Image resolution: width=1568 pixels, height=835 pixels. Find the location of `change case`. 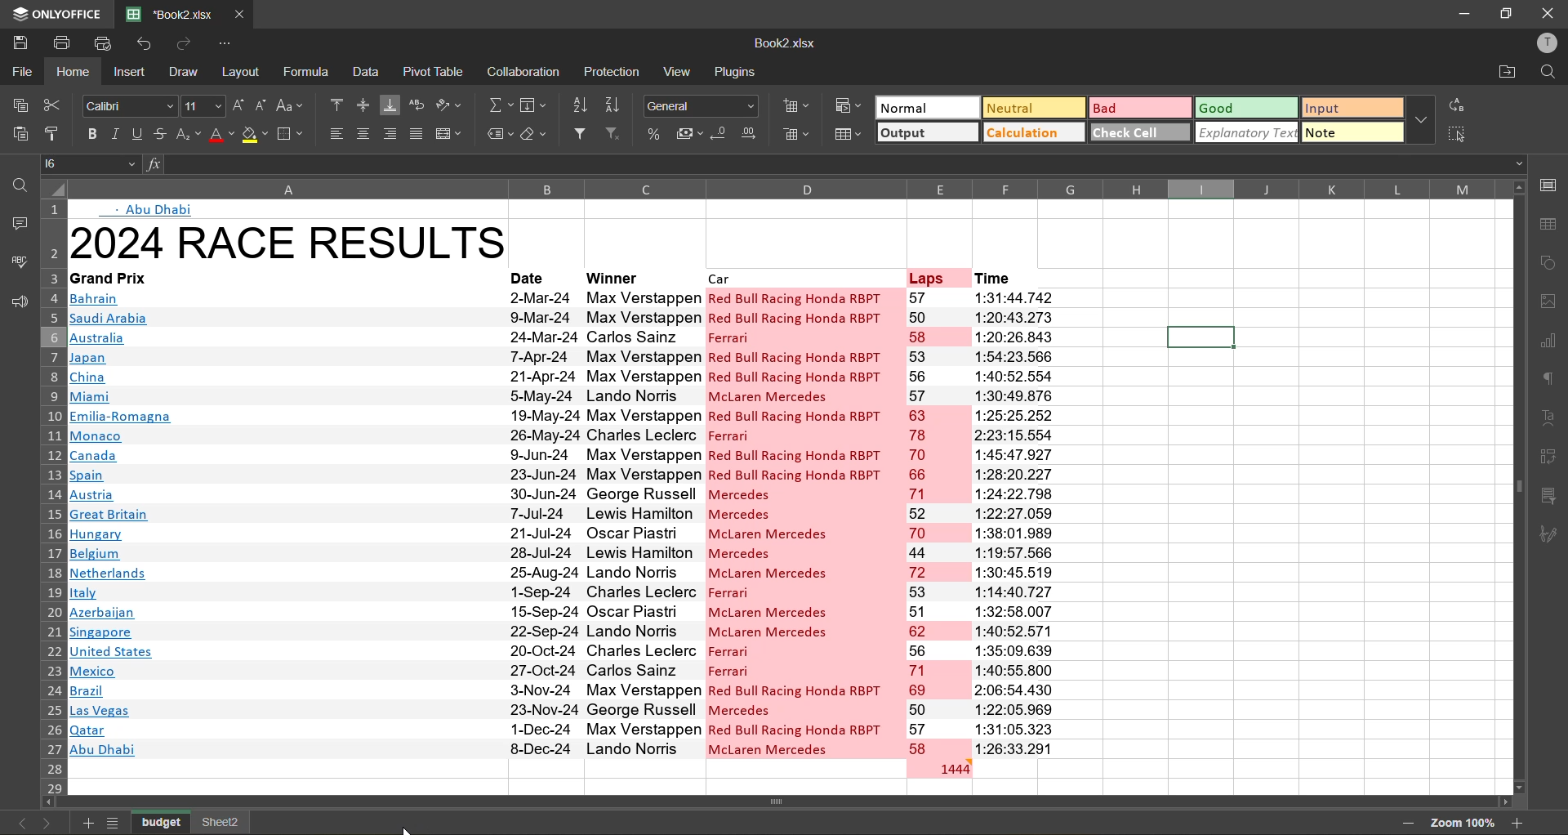

change case is located at coordinates (293, 105).